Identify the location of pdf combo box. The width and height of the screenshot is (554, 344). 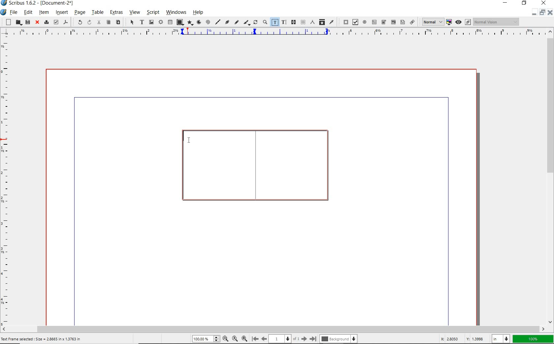
(384, 22).